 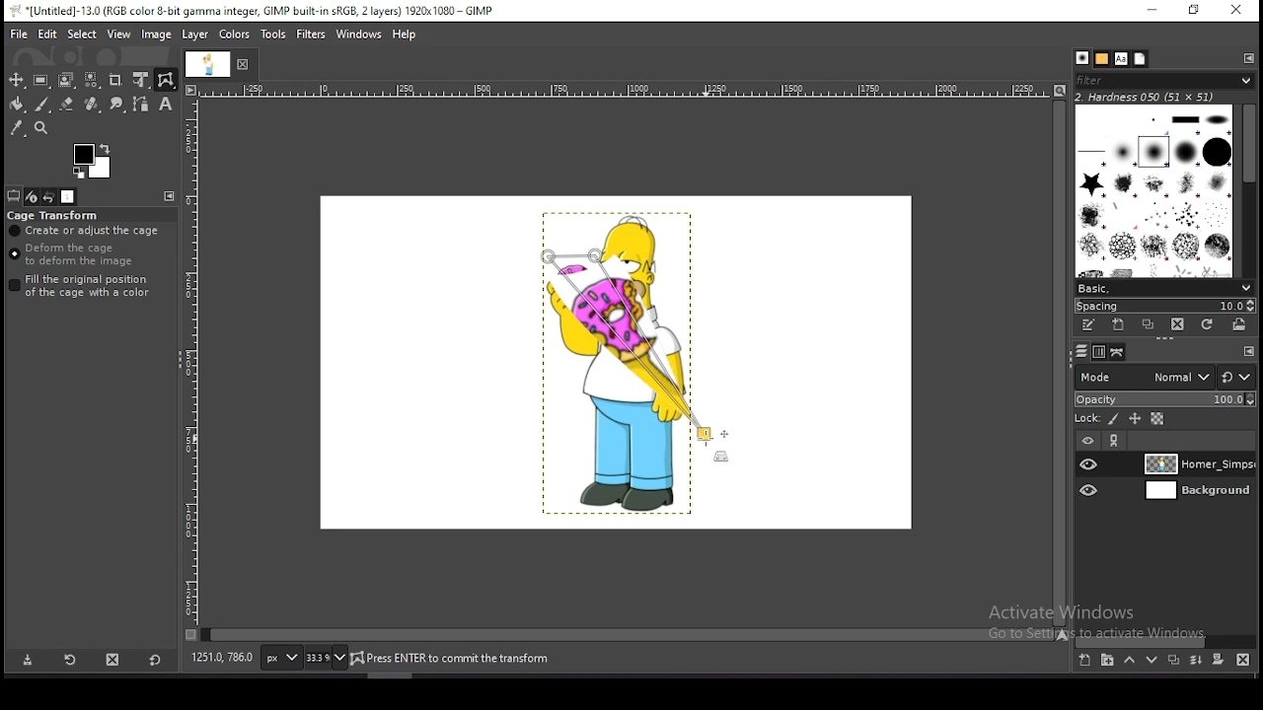 What do you see at coordinates (154, 662) in the screenshot?
I see `reset` at bounding box center [154, 662].